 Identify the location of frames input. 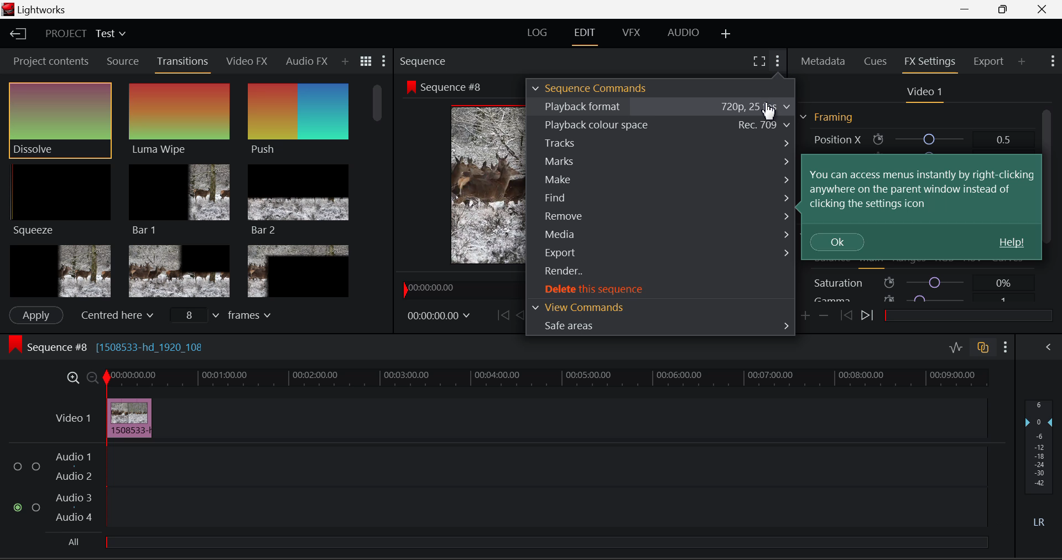
(227, 317).